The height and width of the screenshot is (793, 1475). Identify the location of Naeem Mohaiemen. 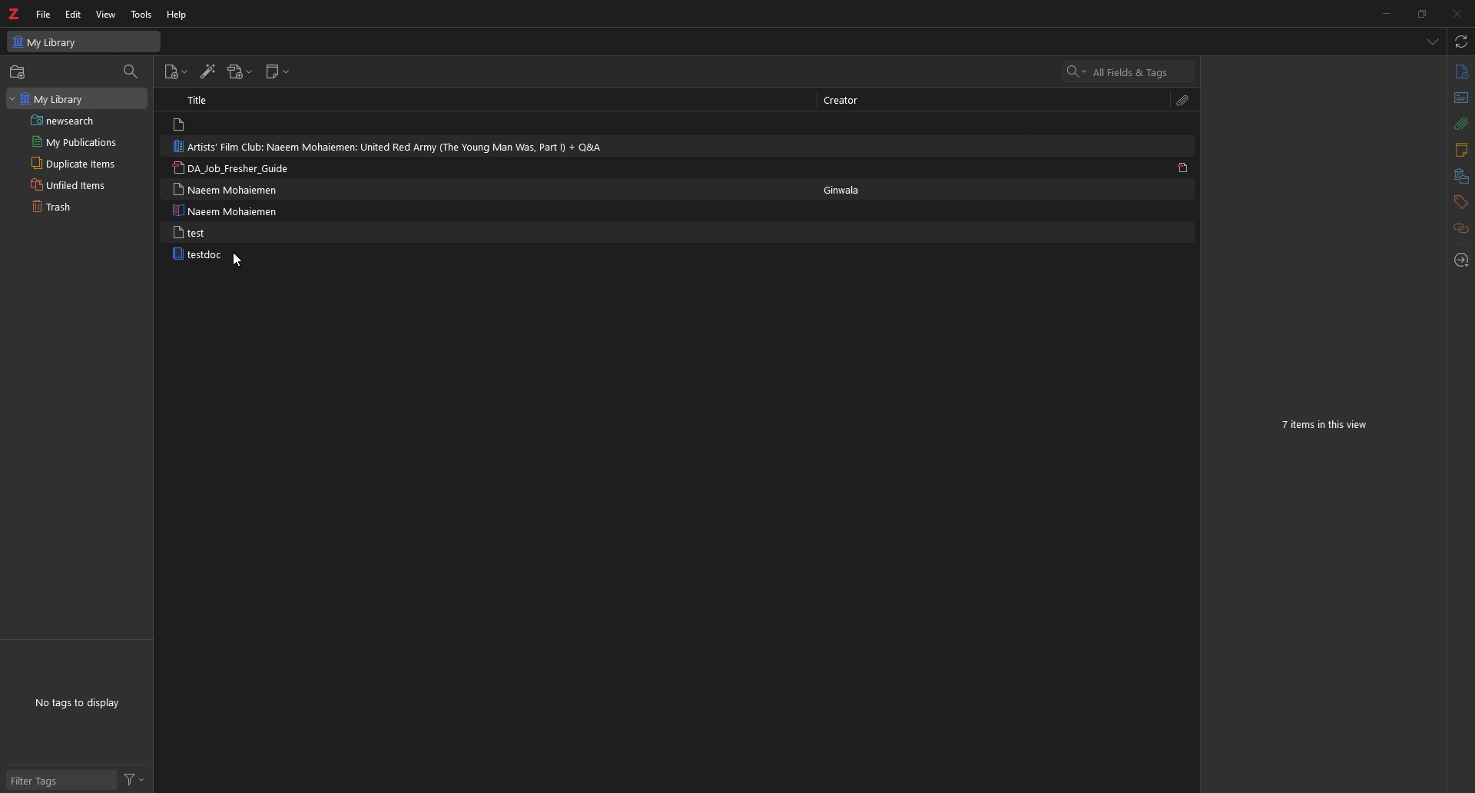
(226, 189).